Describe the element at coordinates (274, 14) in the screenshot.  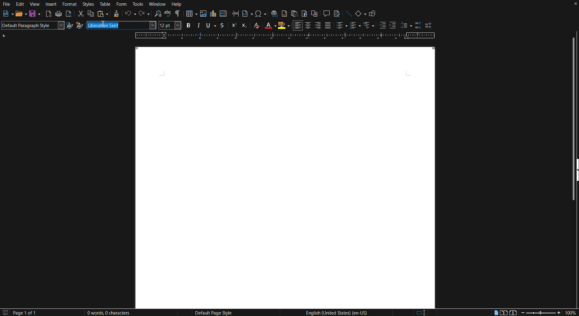
I see `Insert Hyperlink` at that location.